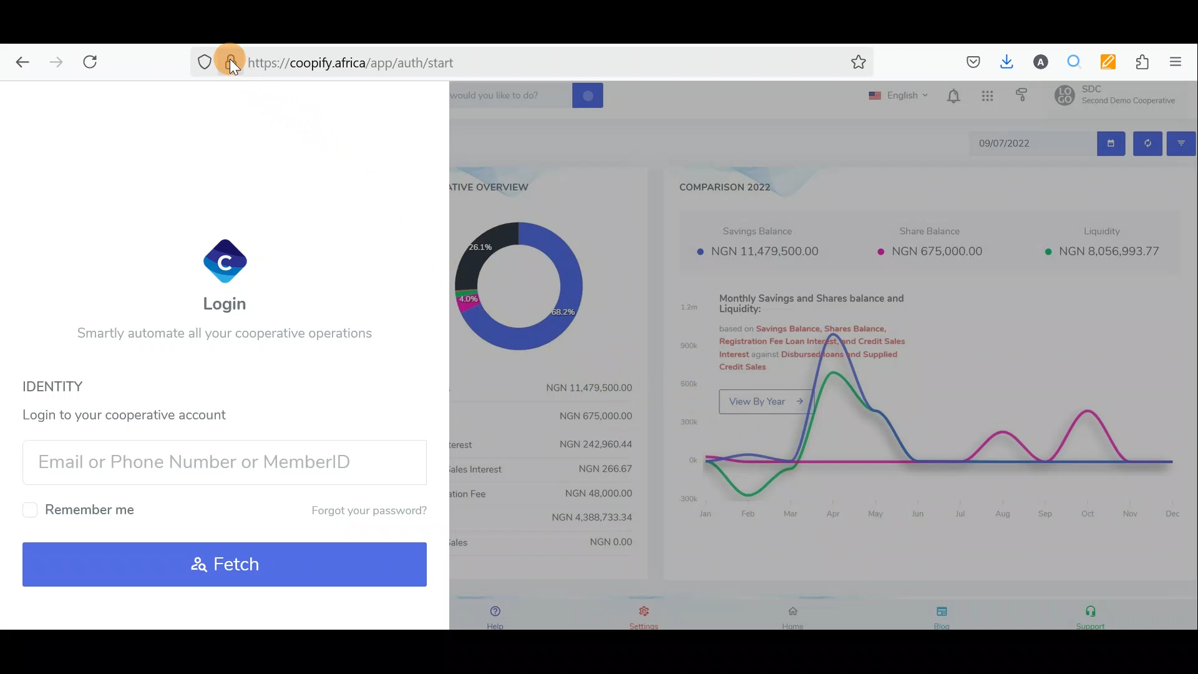 This screenshot has width=1198, height=674. I want to click on Verified, so click(230, 63).